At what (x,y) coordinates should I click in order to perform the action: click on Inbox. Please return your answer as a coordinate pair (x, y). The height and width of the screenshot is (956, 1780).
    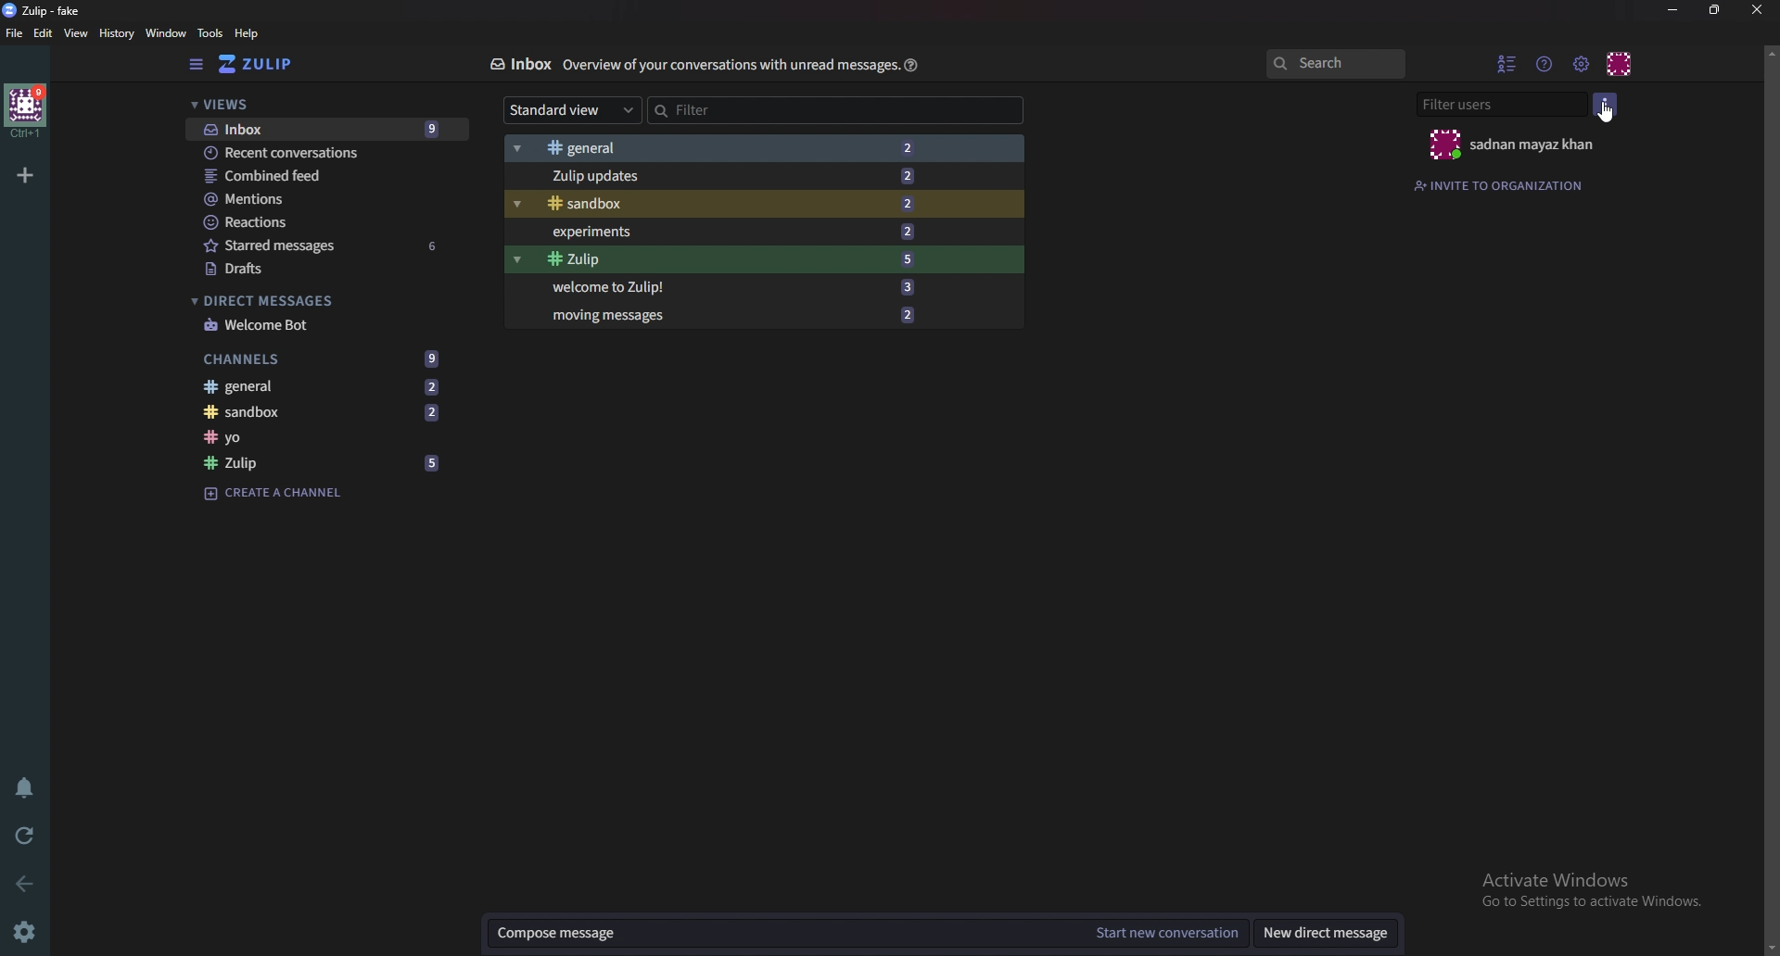
    Looking at the image, I should click on (324, 128).